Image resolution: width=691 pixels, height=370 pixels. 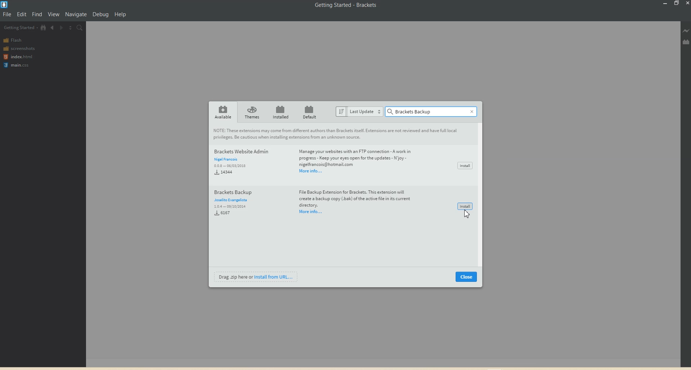 I want to click on Install, so click(x=465, y=164).